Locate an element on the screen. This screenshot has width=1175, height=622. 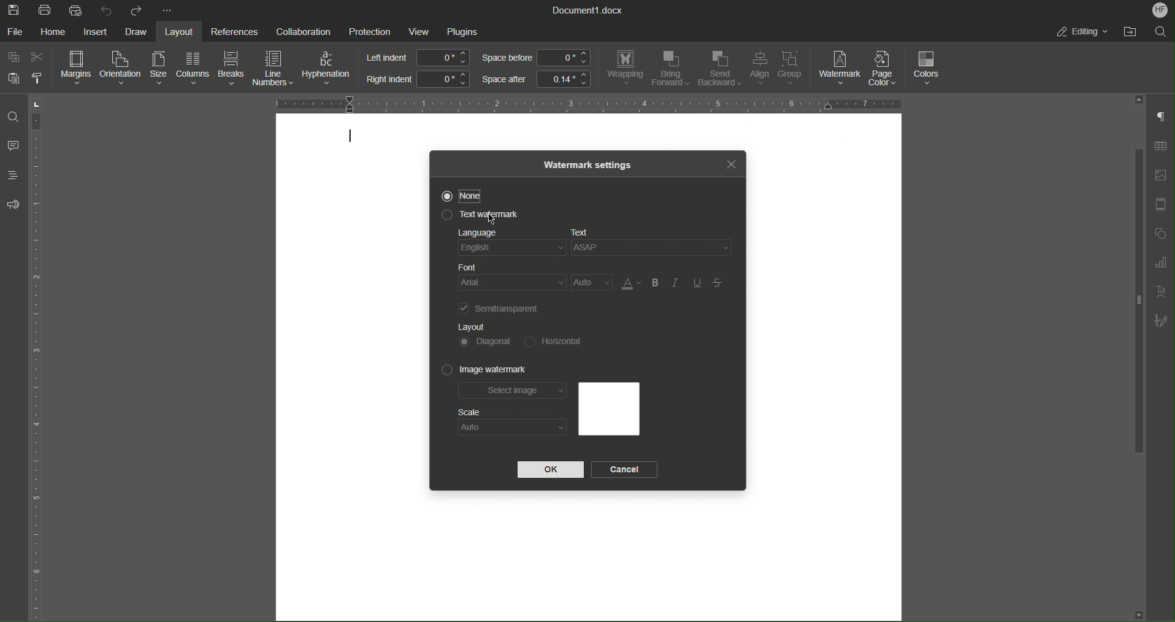
Margins is located at coordinates (77, 68).